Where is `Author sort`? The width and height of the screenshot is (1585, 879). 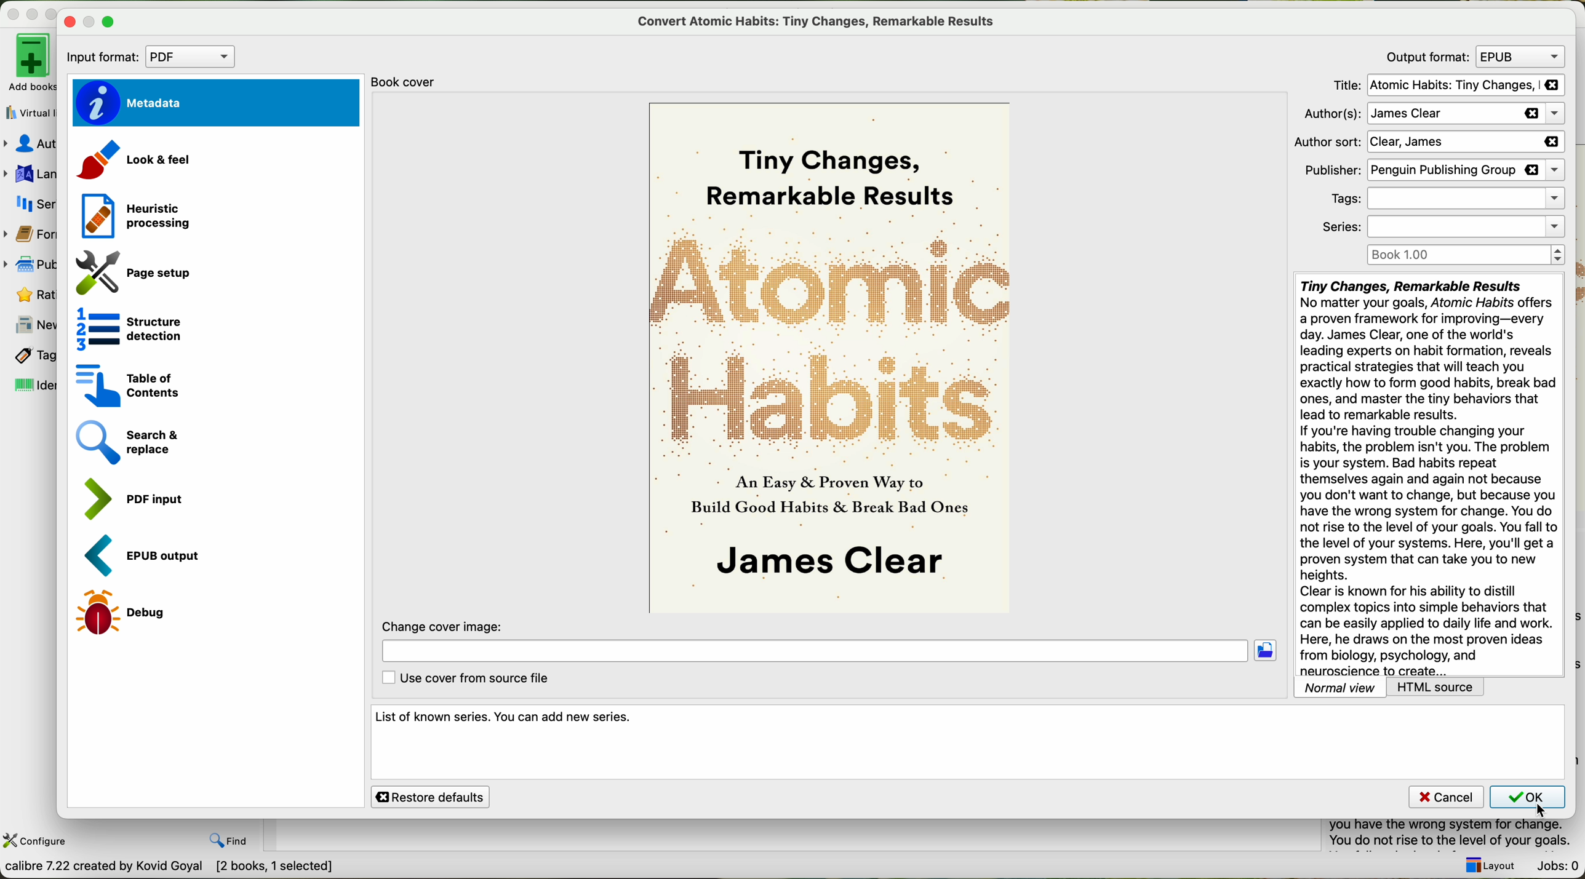
Author sort is located at coordinates (1428, 143).